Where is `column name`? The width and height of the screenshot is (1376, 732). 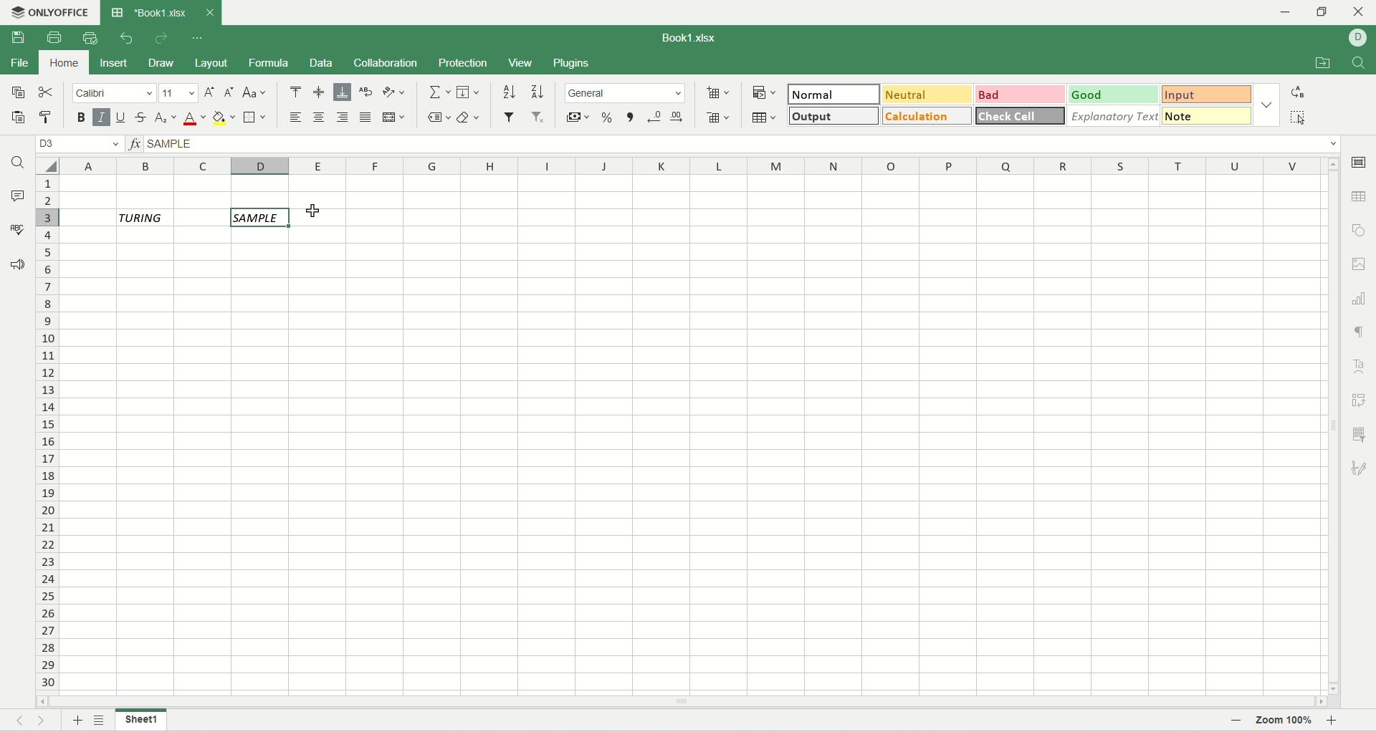 column name is located at coordinates (695, 167).